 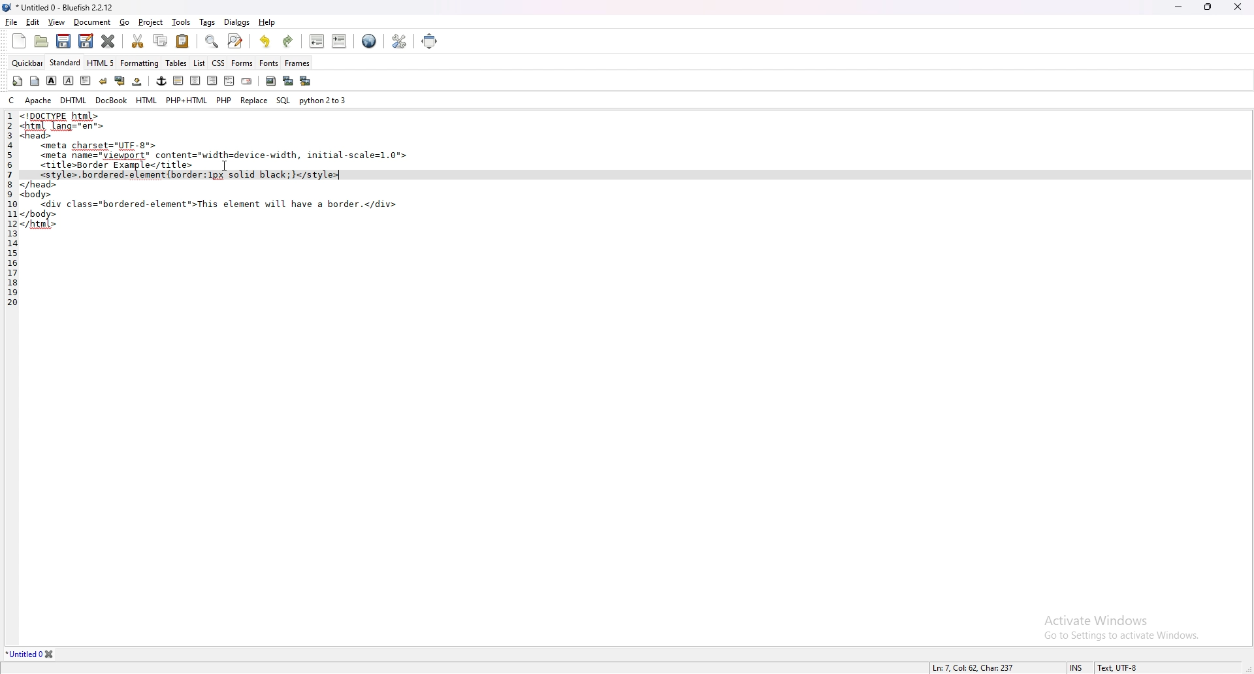 I want to click on INS, so click(x=1078, y=667).